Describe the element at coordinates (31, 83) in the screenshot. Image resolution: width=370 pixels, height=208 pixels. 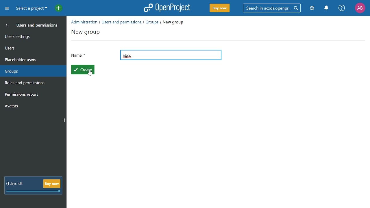
I see `roles and permissions` at that location.